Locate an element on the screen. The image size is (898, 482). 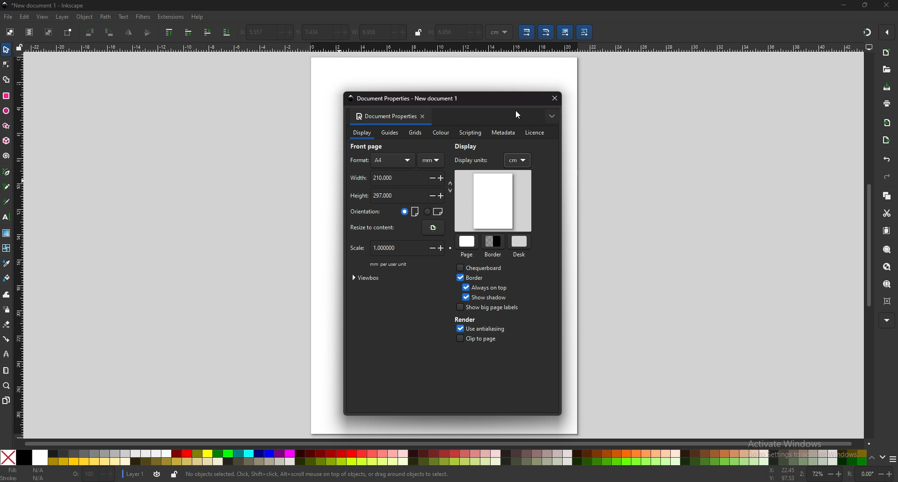
move patterns is located at coordinates (586, 32).